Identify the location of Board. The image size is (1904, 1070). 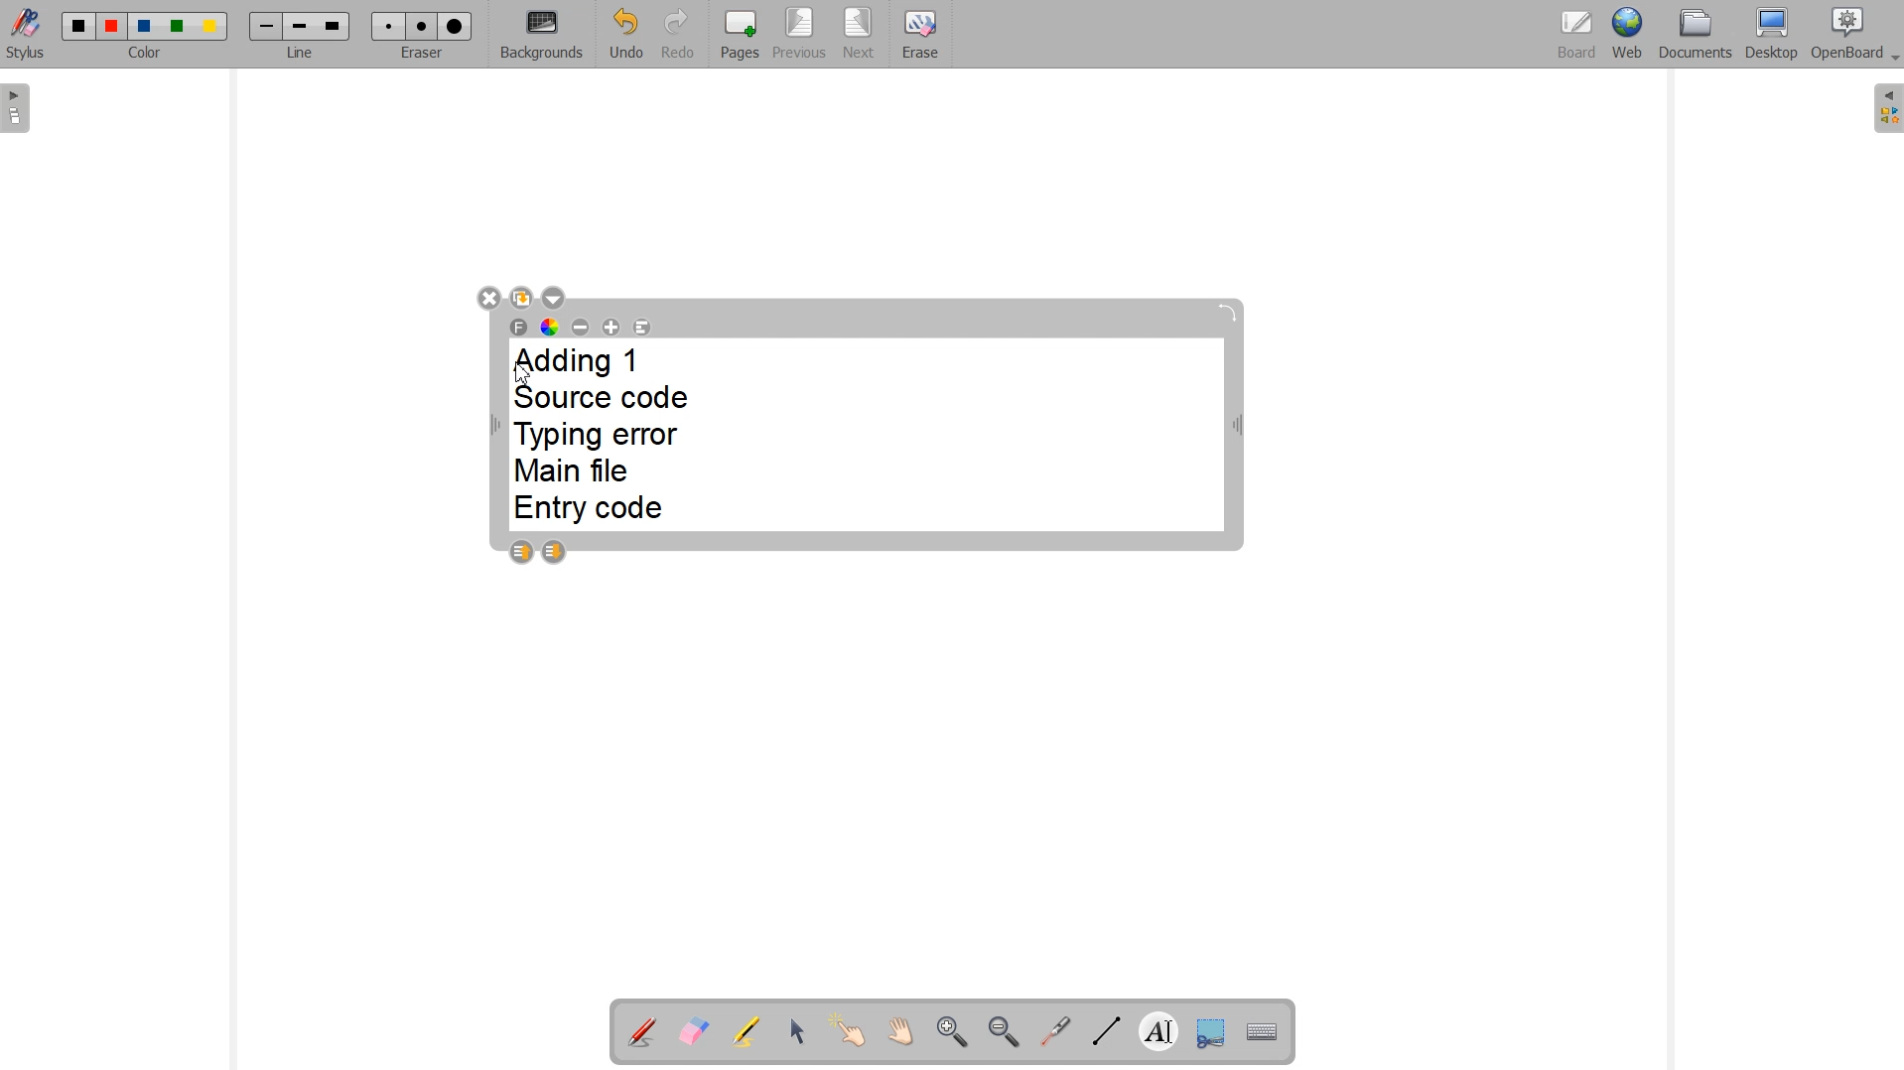
(1577, 35).